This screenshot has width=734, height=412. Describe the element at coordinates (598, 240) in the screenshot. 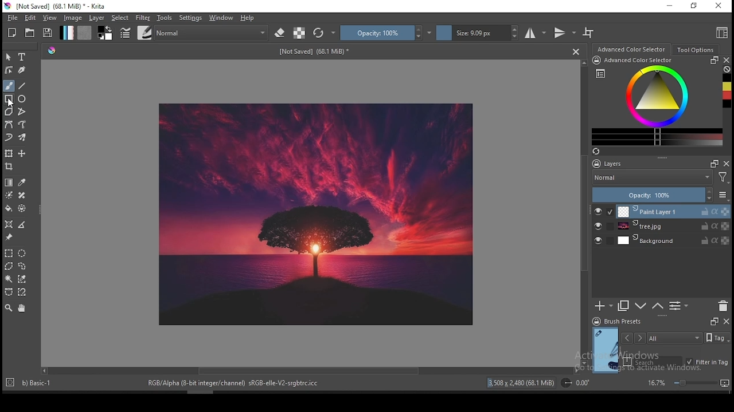

I see `layer visibility on/off` at that location.